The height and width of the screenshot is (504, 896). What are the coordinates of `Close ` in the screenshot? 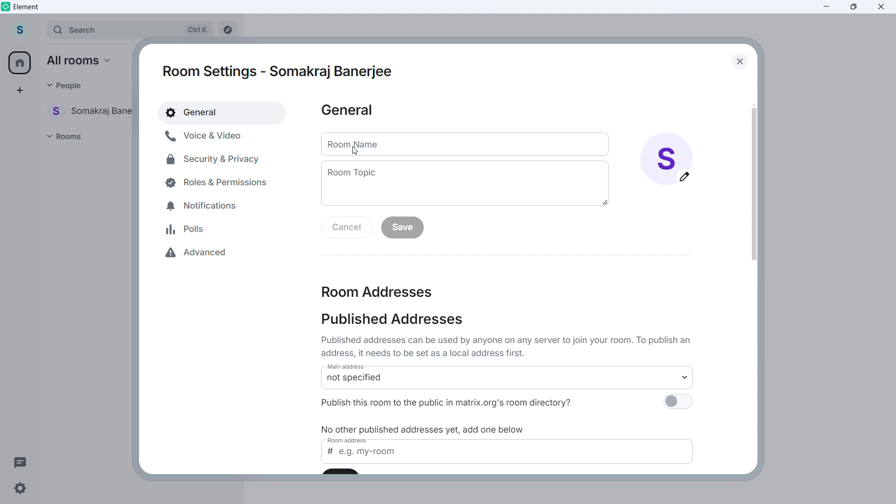 It's located at (881, 7).